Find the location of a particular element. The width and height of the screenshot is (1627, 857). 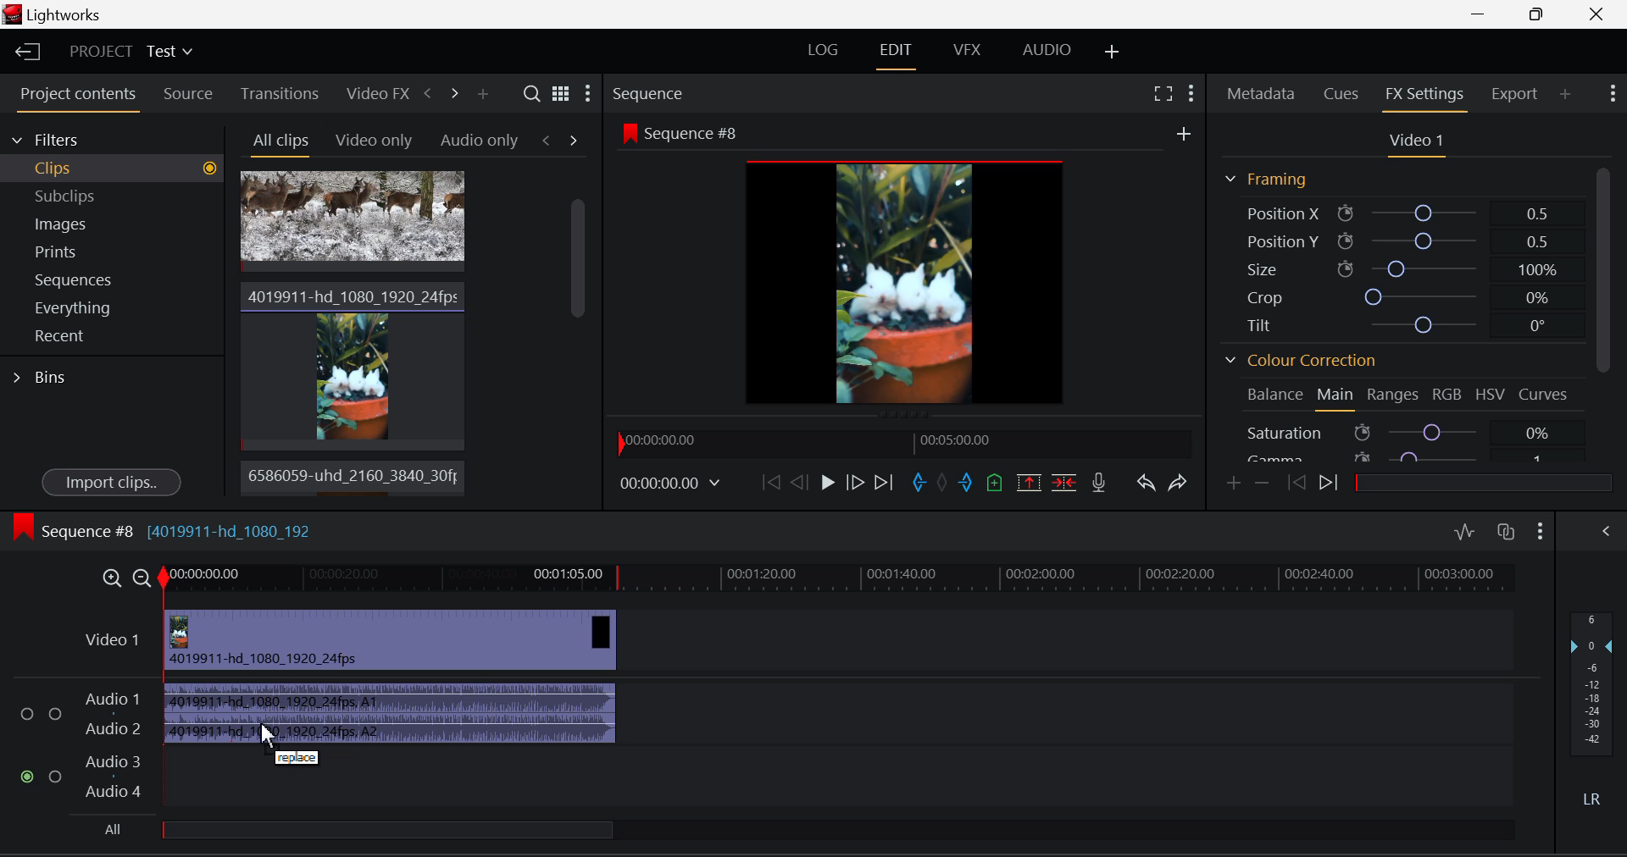

Previous Tab is located at coordinates (550, 140).